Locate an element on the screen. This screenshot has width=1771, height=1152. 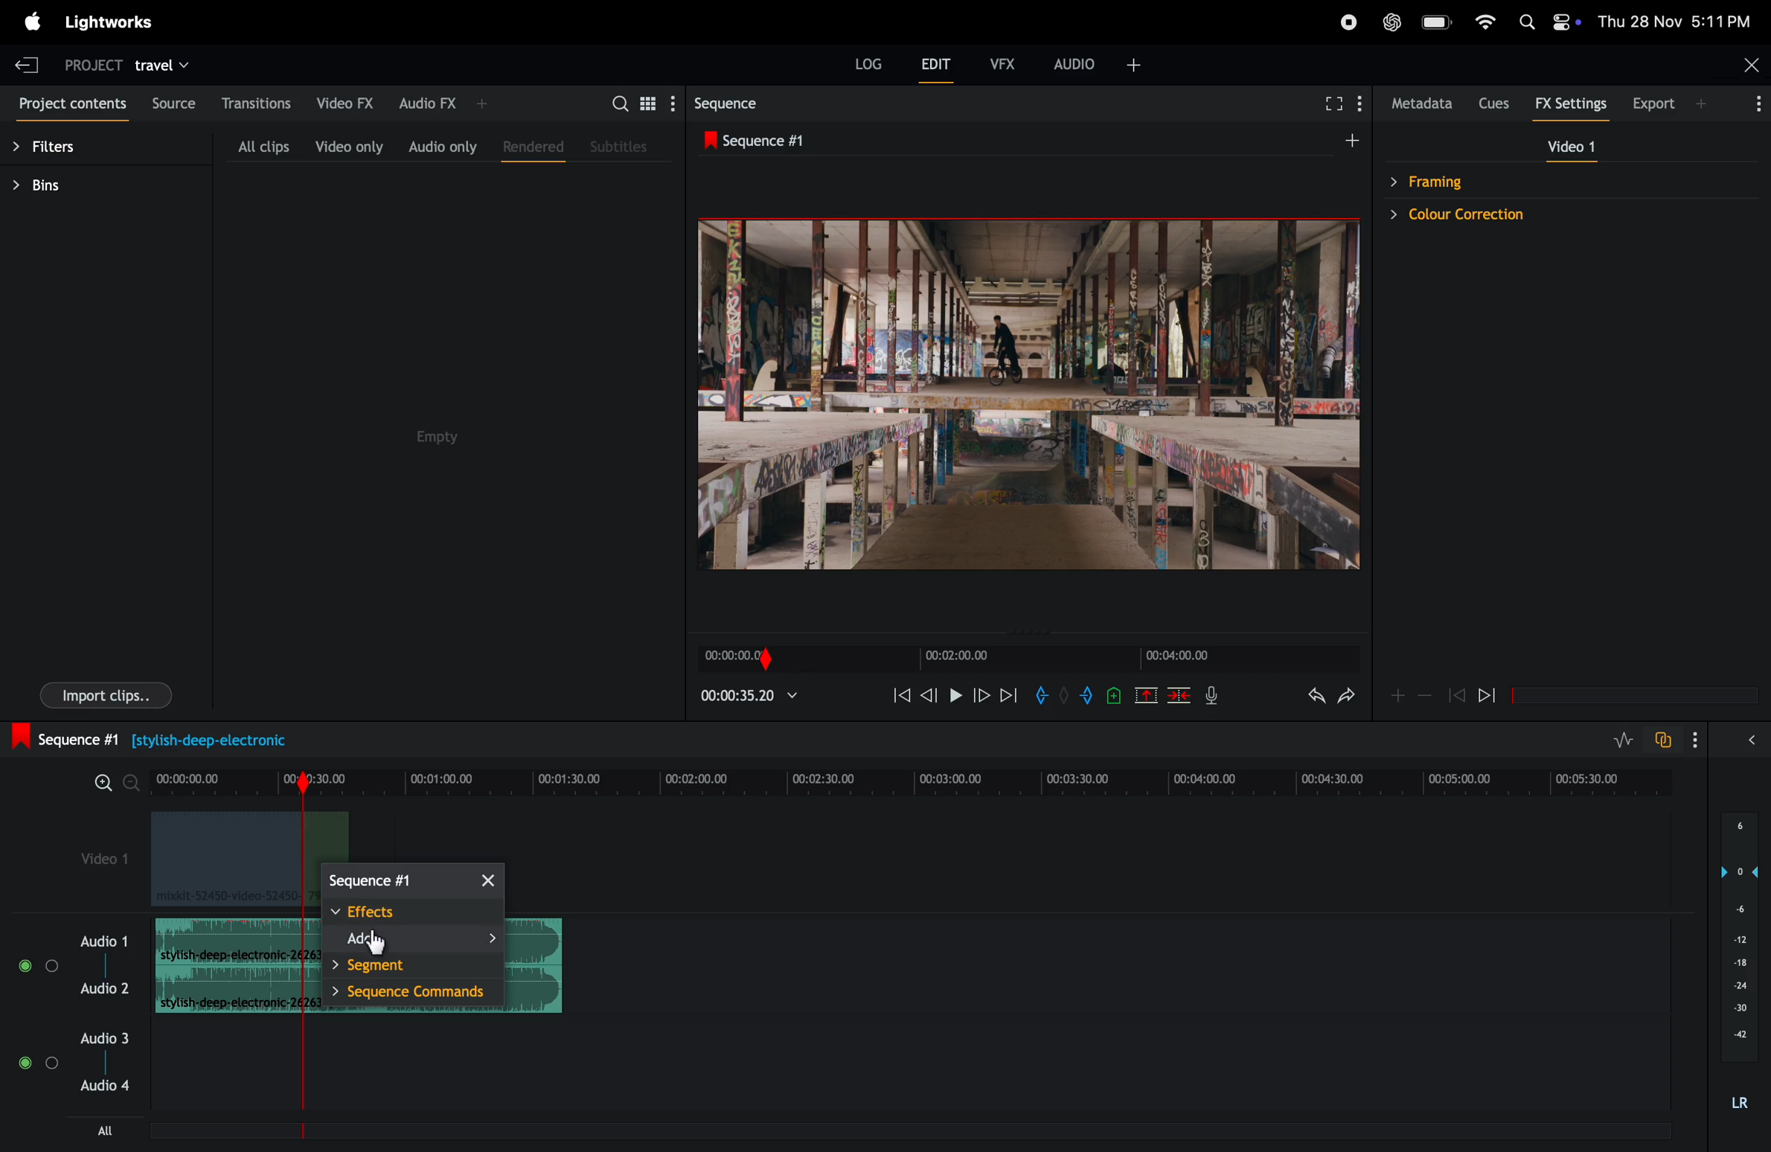
pause and play is located at coordinates (955, 694).